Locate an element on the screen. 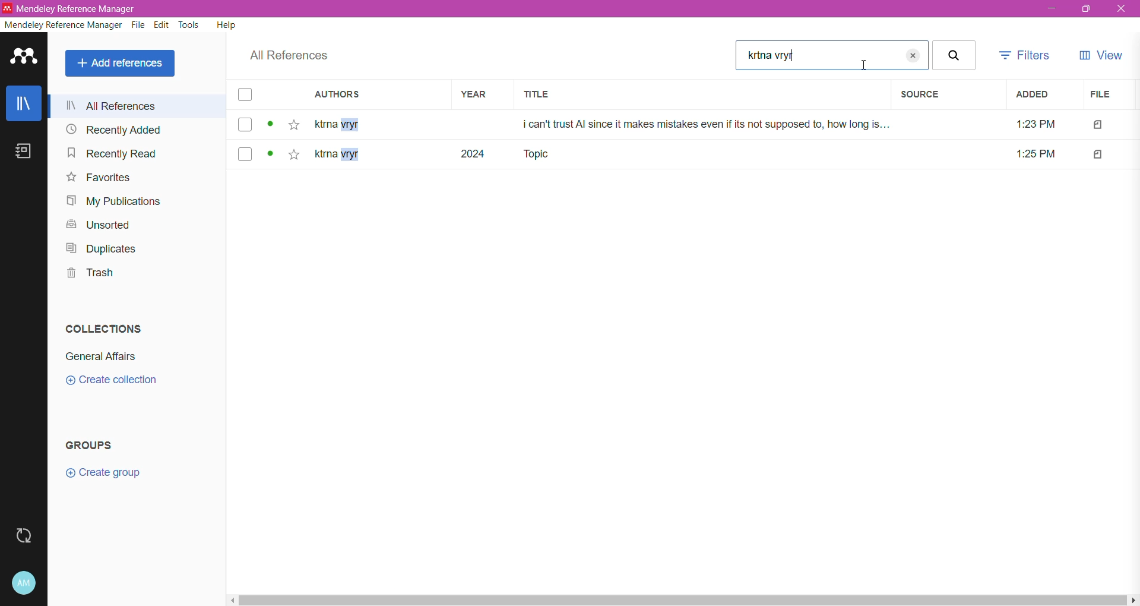  click here to add to favourites is located at coordinates (293, 154).